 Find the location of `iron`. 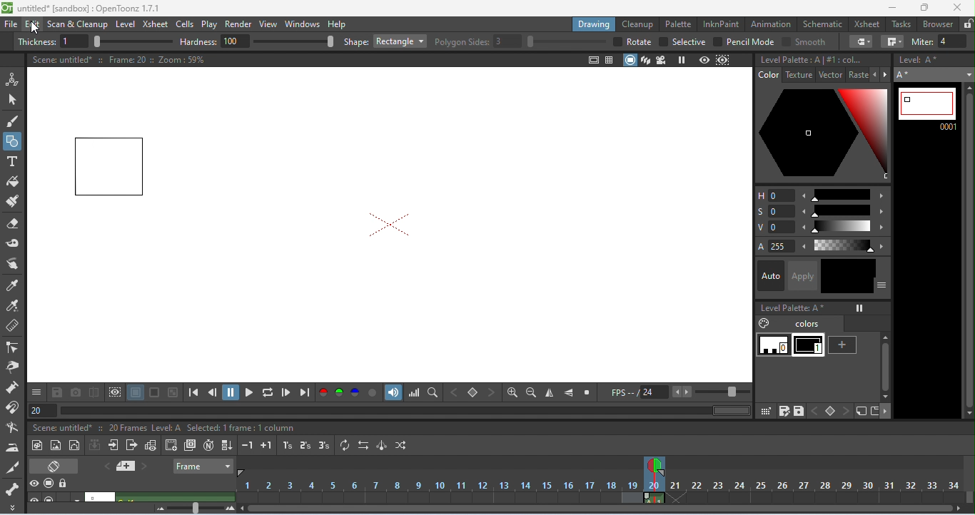

iron is located at coordinates (12, 447).